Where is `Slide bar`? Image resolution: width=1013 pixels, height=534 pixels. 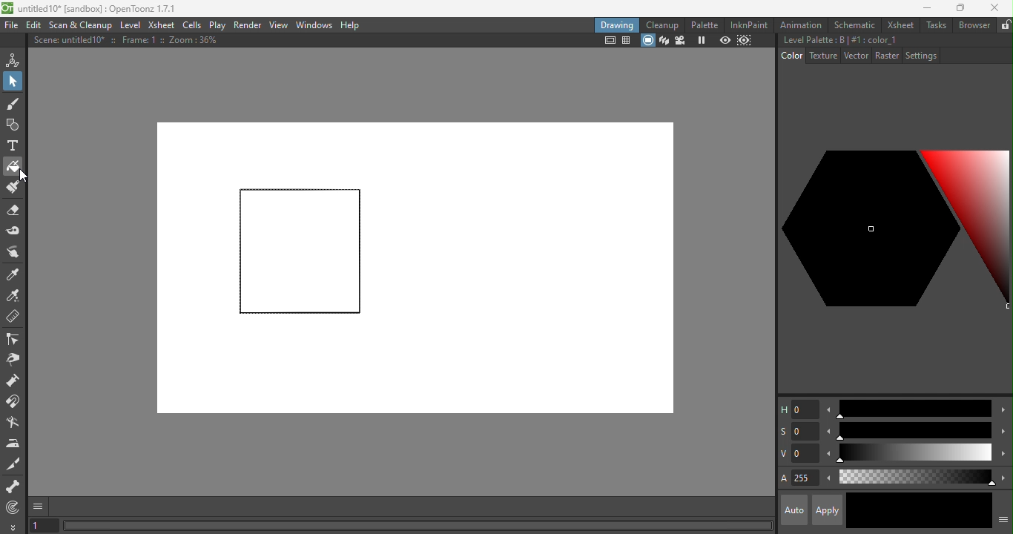 Slide bar is located at coordinates (913, 409).